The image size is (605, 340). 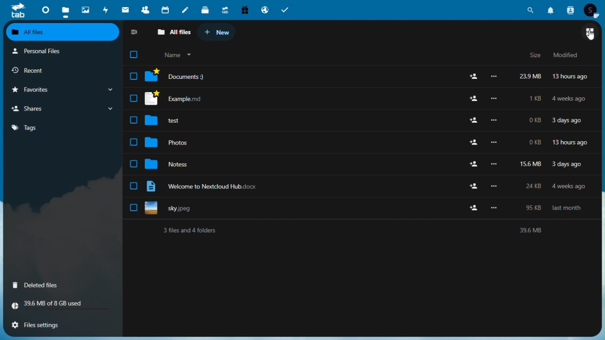 What do you see at coordinates (533, 9) in the screenshot?
I see `Search` at bounding box center [533, 9].